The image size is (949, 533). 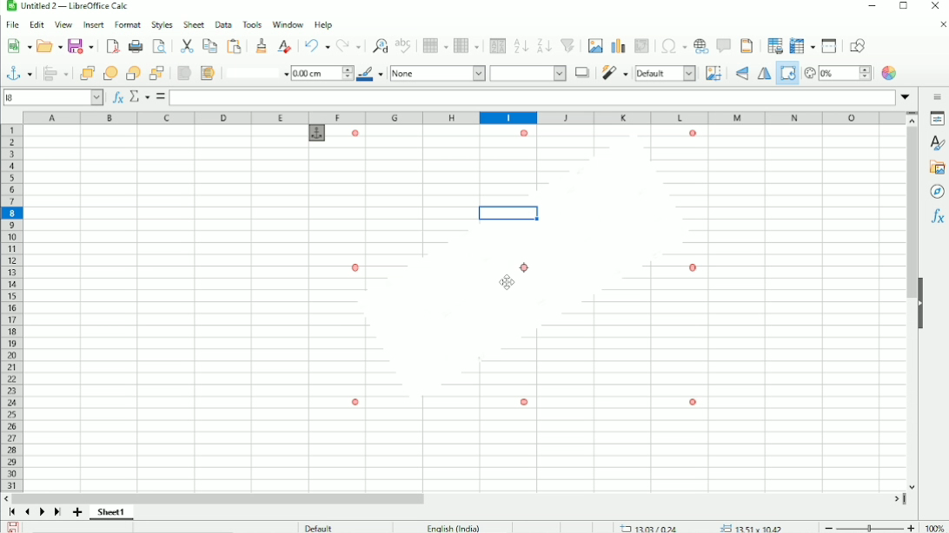 I want to click on English (India), so click(x=452, y=527).